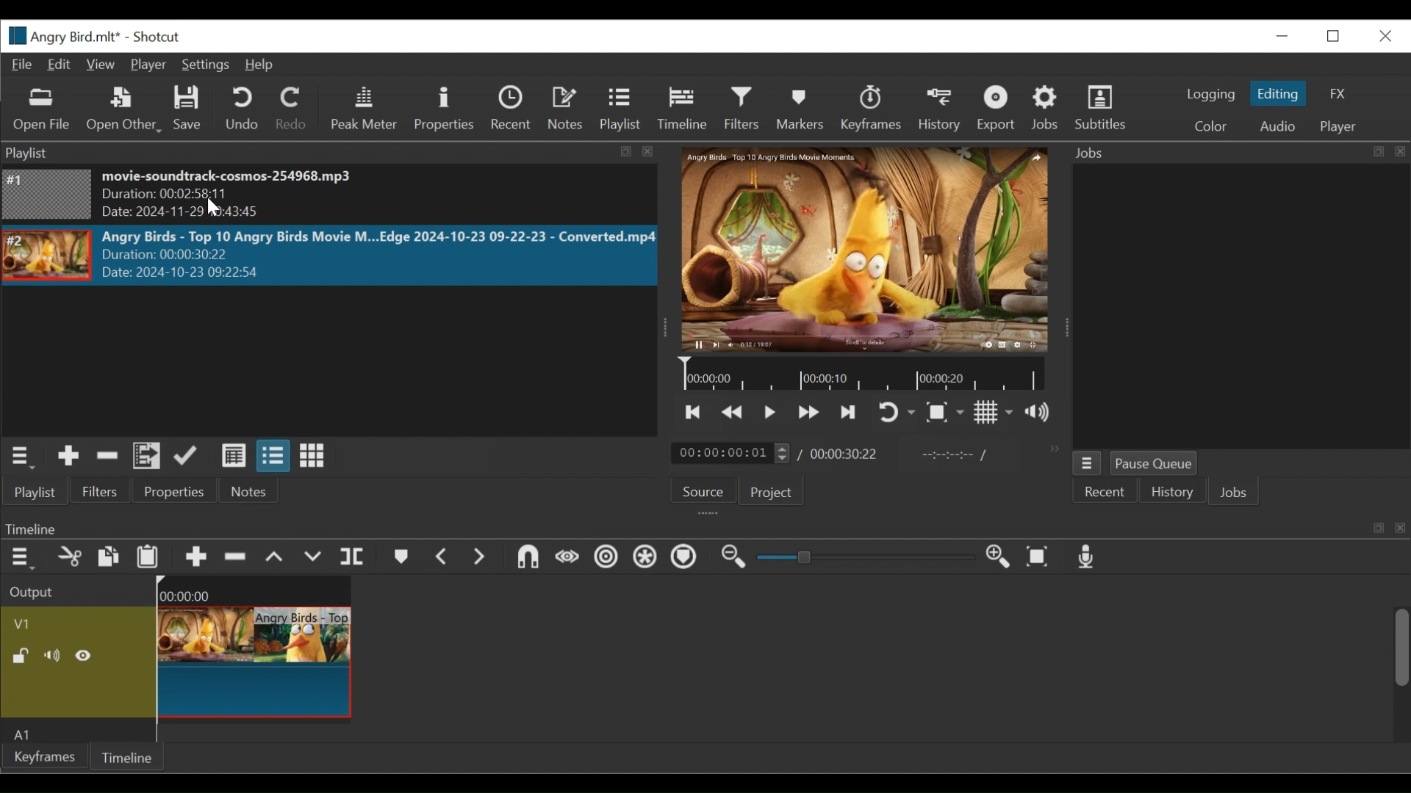  I want to click on Pause Queue, so click(1158, 463).